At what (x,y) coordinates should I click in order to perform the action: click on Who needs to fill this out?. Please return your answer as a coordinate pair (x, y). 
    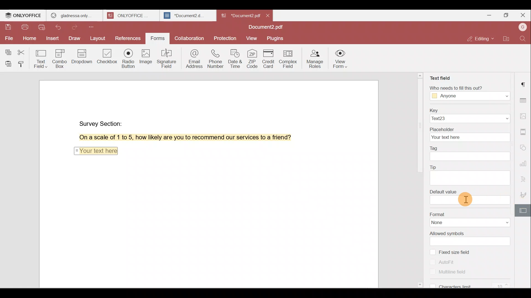
    Looking at the image, I should click on (470, 93).